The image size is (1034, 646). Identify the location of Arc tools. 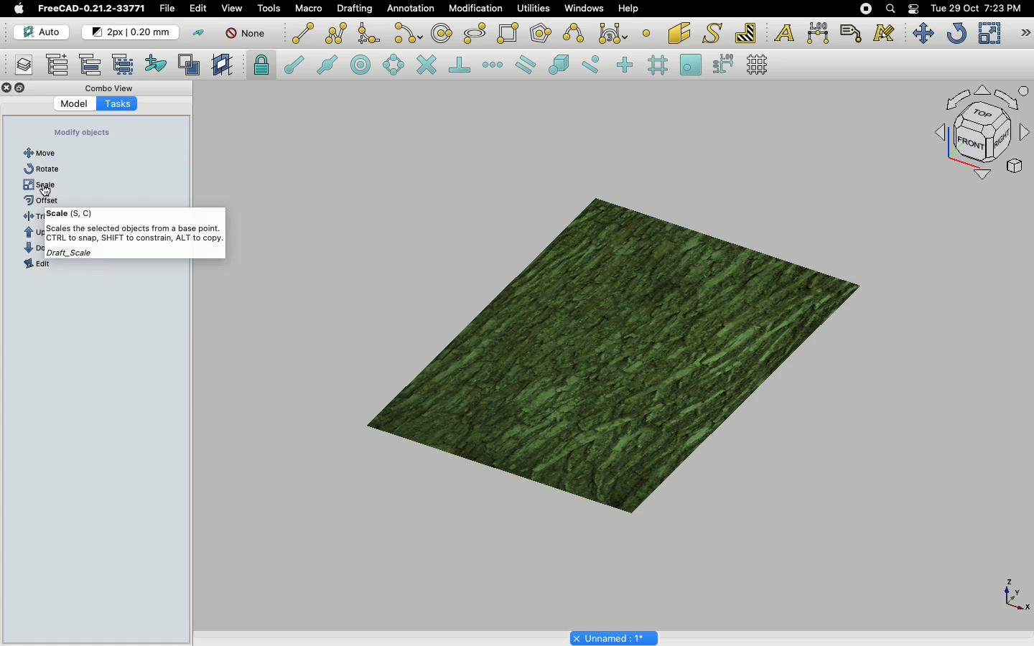
(406, 33).